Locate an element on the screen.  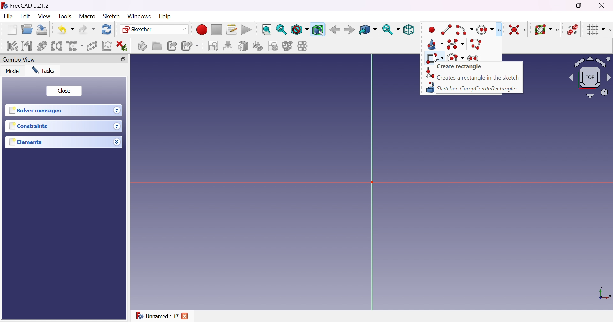
x, y axis is located at coordinates (604, 293).